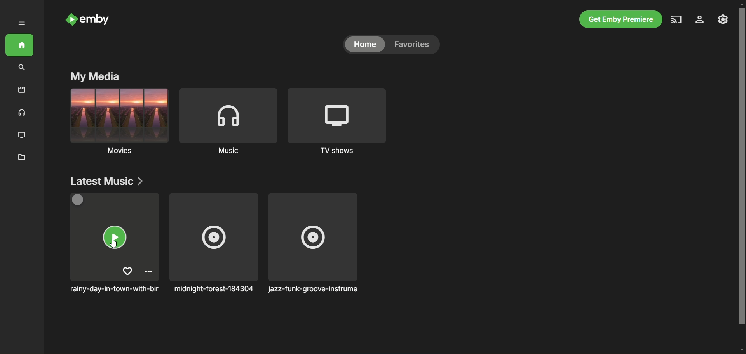  Describe the element at coordinates (228, 121) in the screenshot. I see `Music` at that location.